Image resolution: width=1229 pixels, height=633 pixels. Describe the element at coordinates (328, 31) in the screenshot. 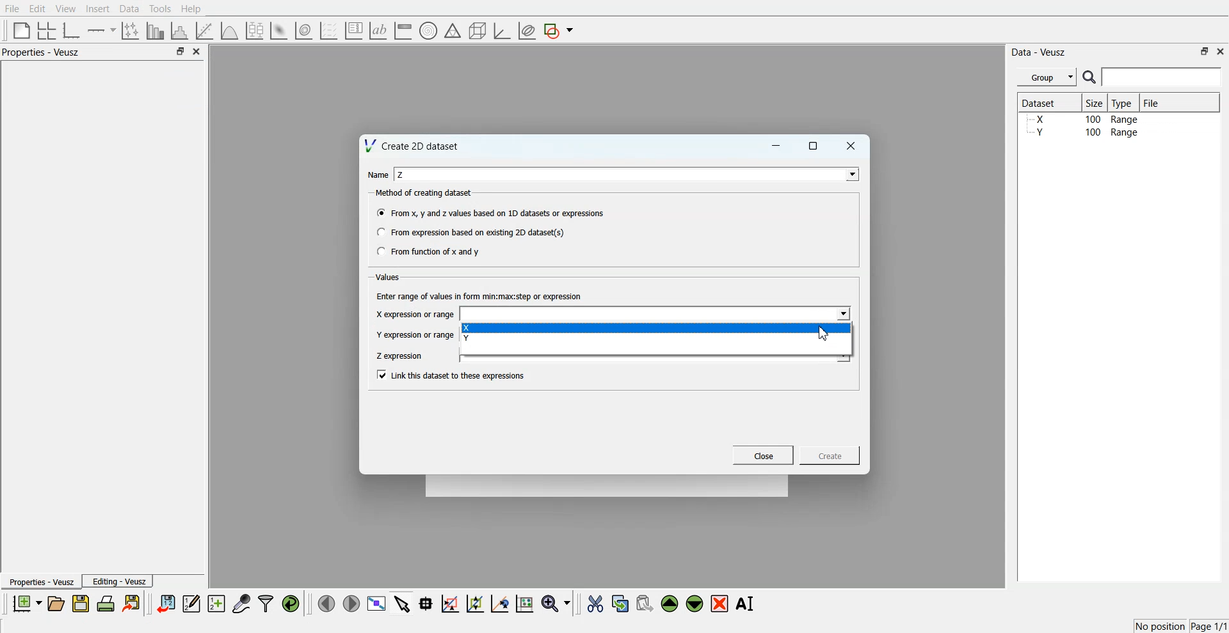

I see `Plot a vector field` at that location.